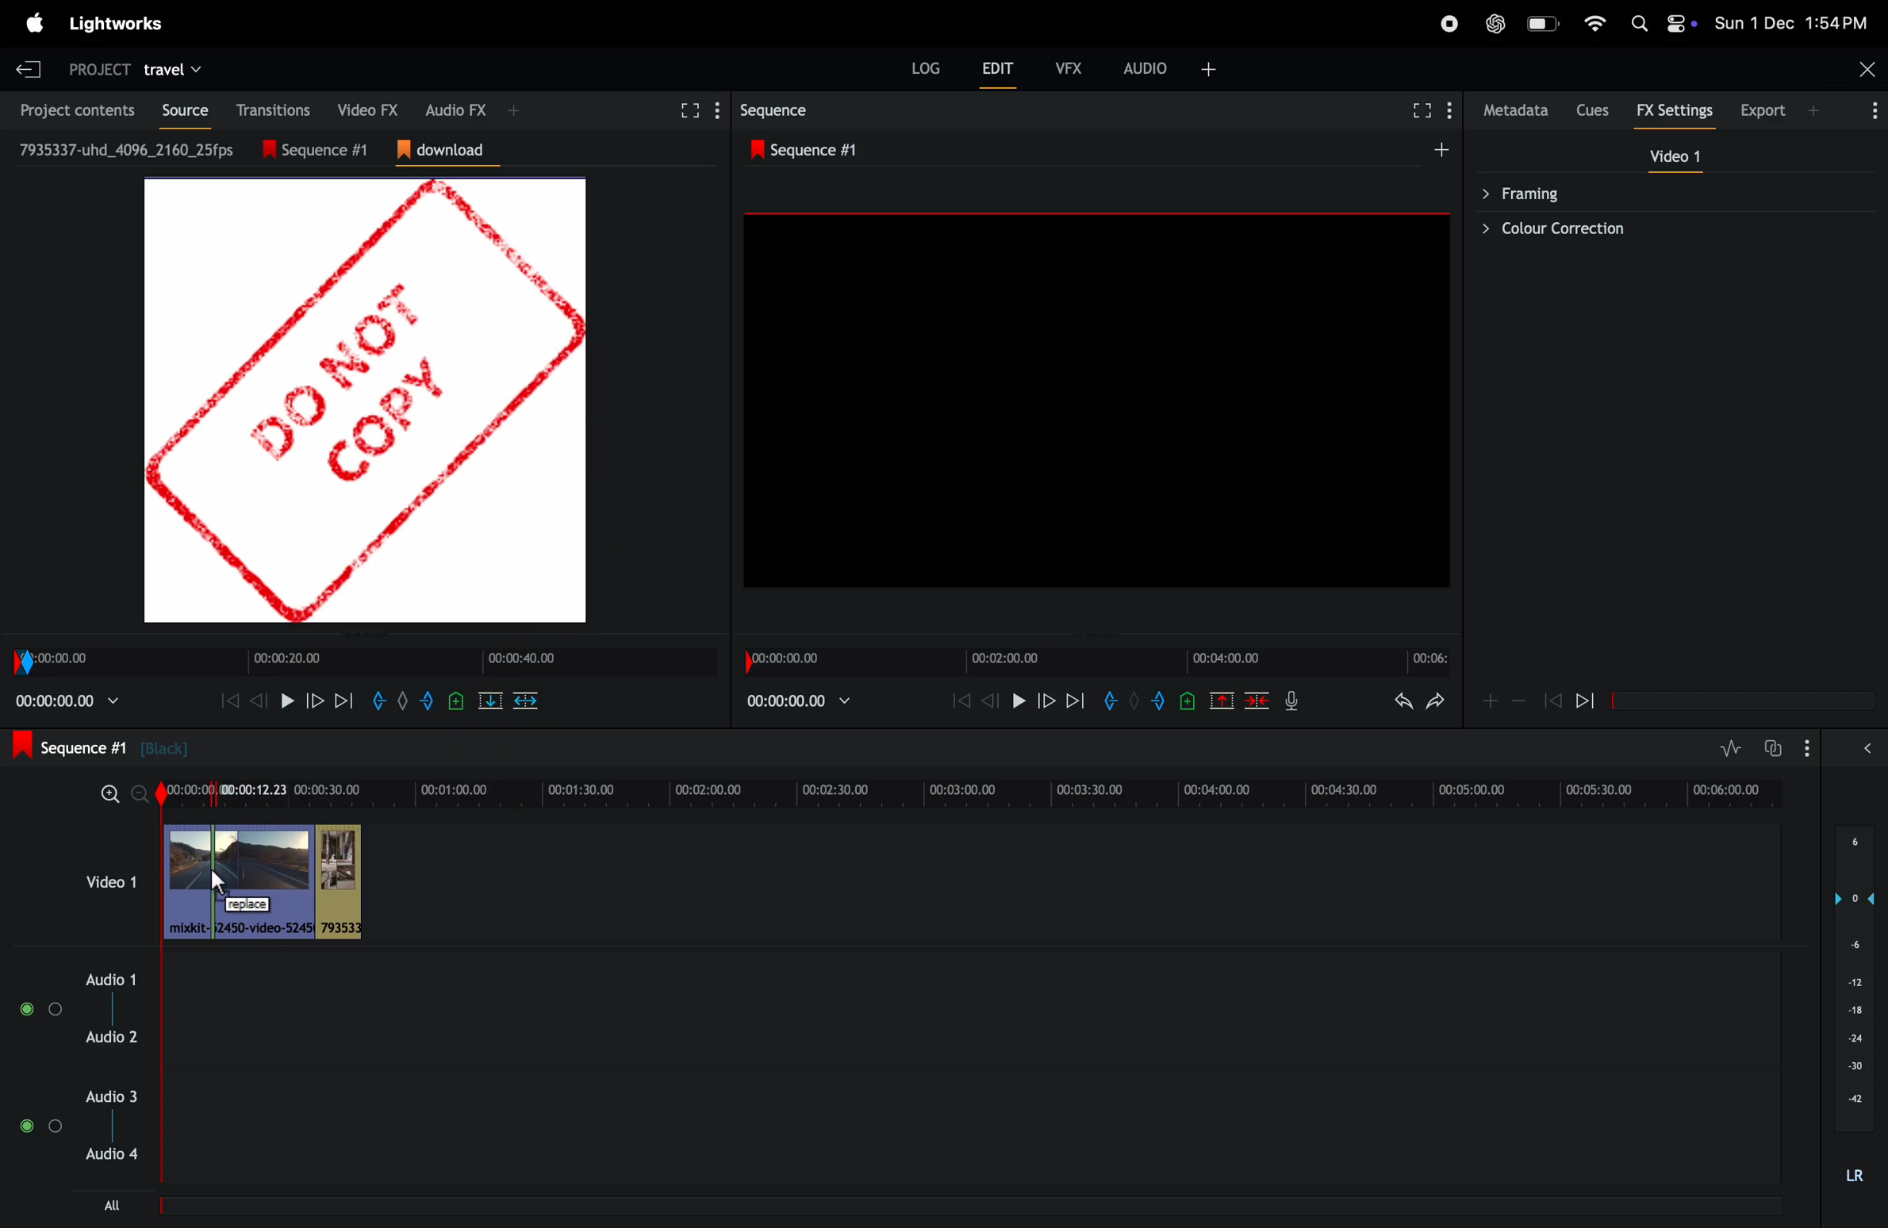 The height and width of the screenshot is (1228, 1888). I want to click on vfx, so click(1069, 68).